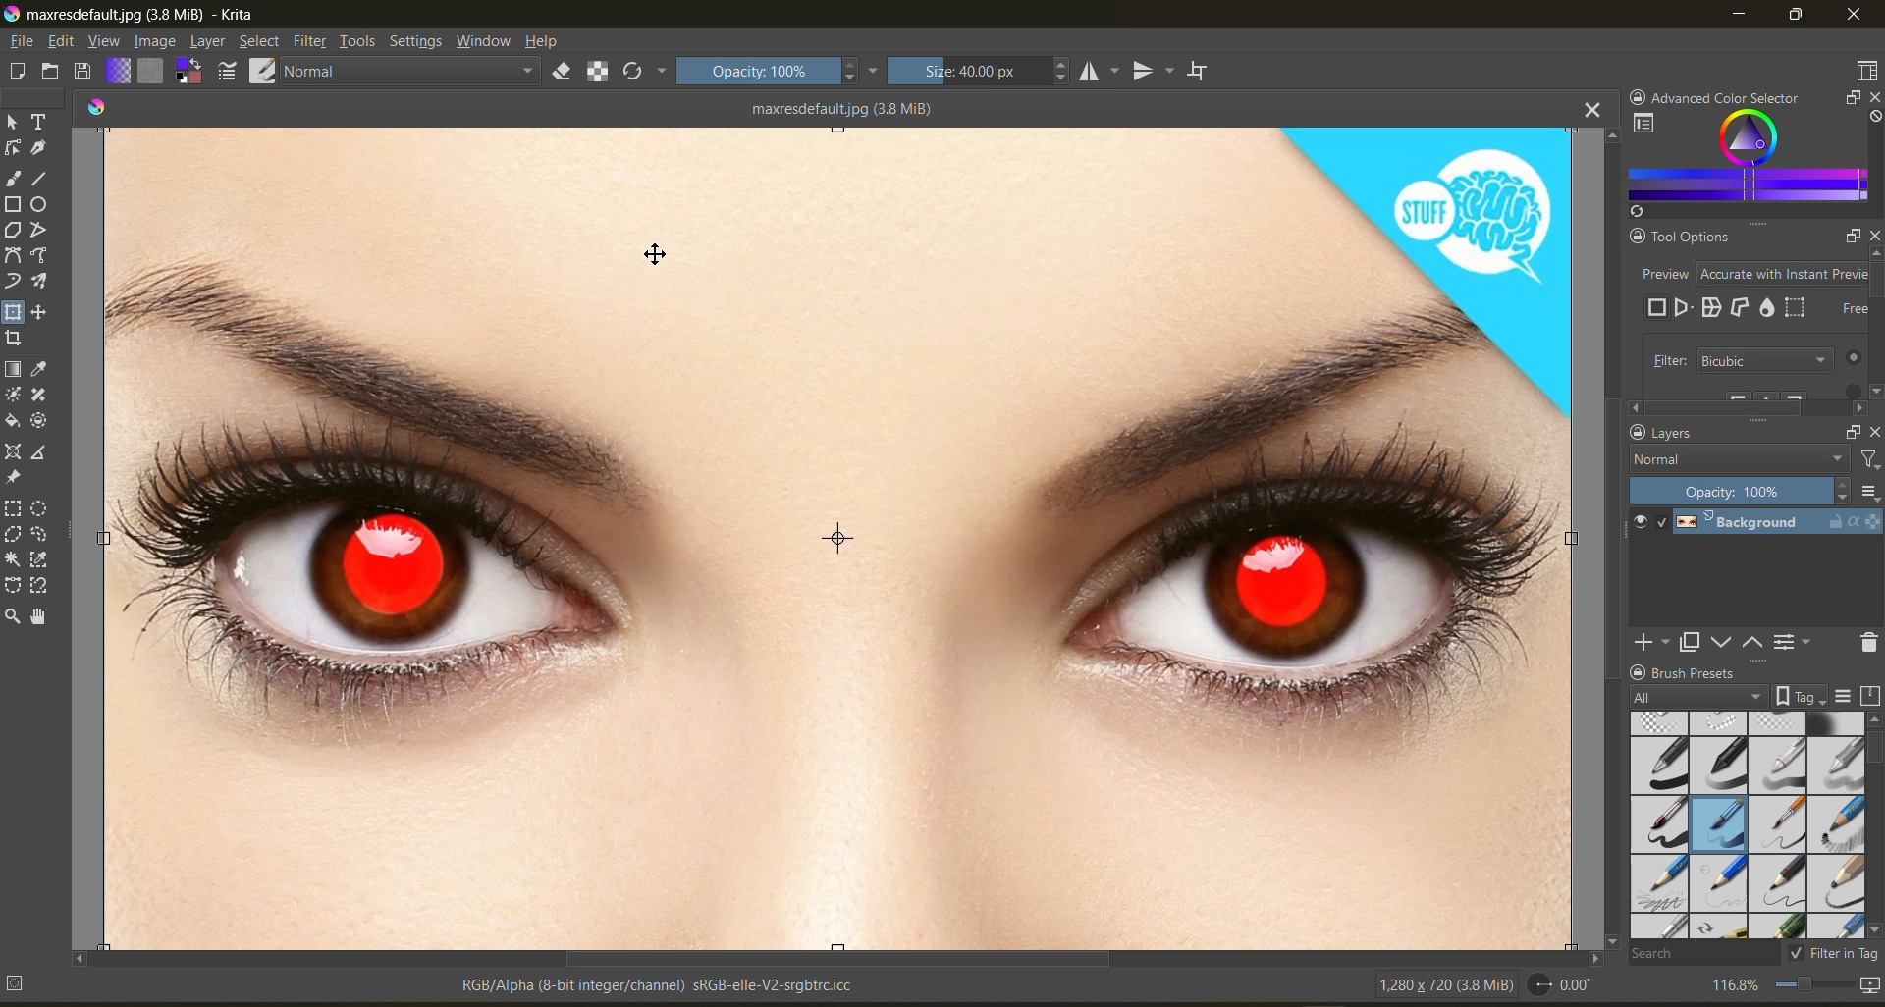  Describe the element at coordinates (1868, 695) in the screenshot. I see `storage resources` at that location.